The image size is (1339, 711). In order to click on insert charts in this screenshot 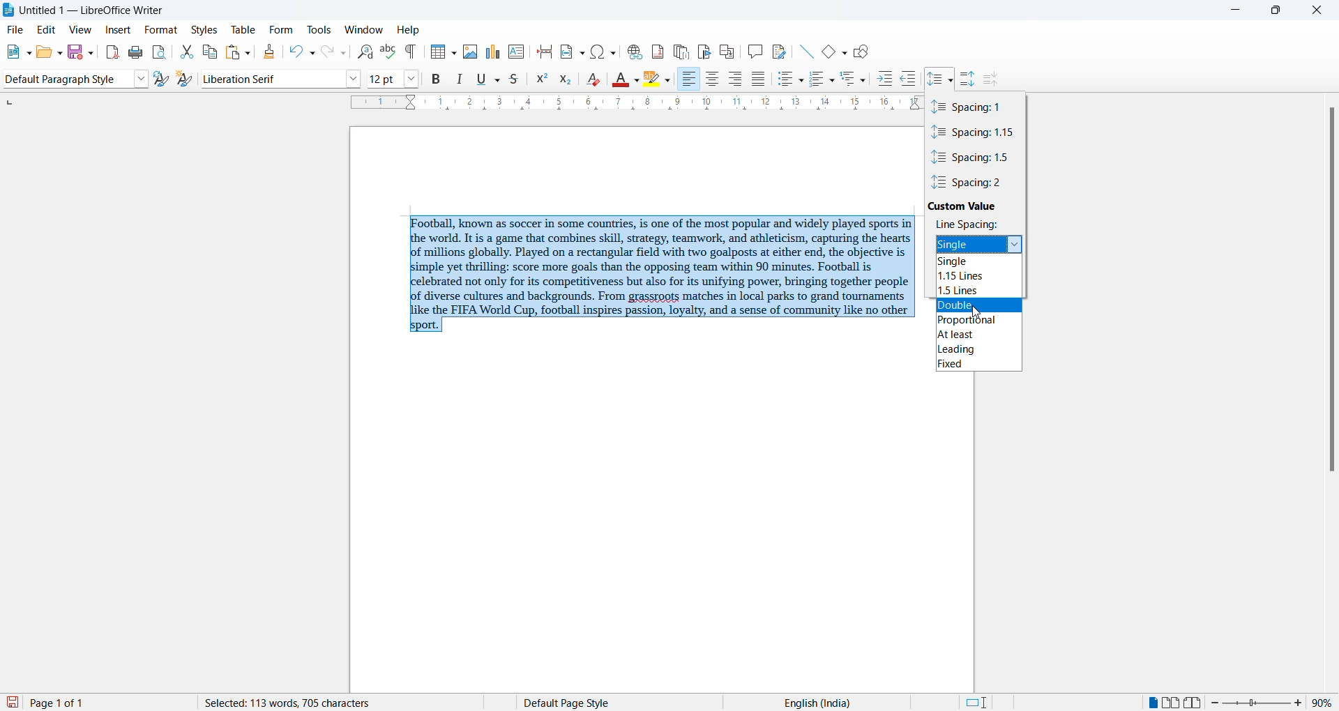, I will do `click(492, 51)`.